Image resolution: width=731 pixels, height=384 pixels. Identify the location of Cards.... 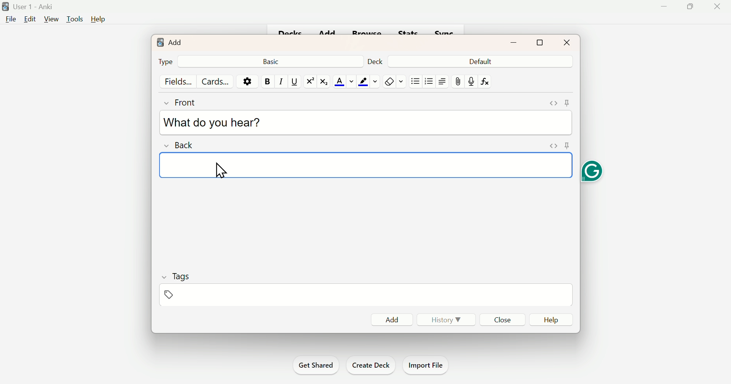
(214, 81).